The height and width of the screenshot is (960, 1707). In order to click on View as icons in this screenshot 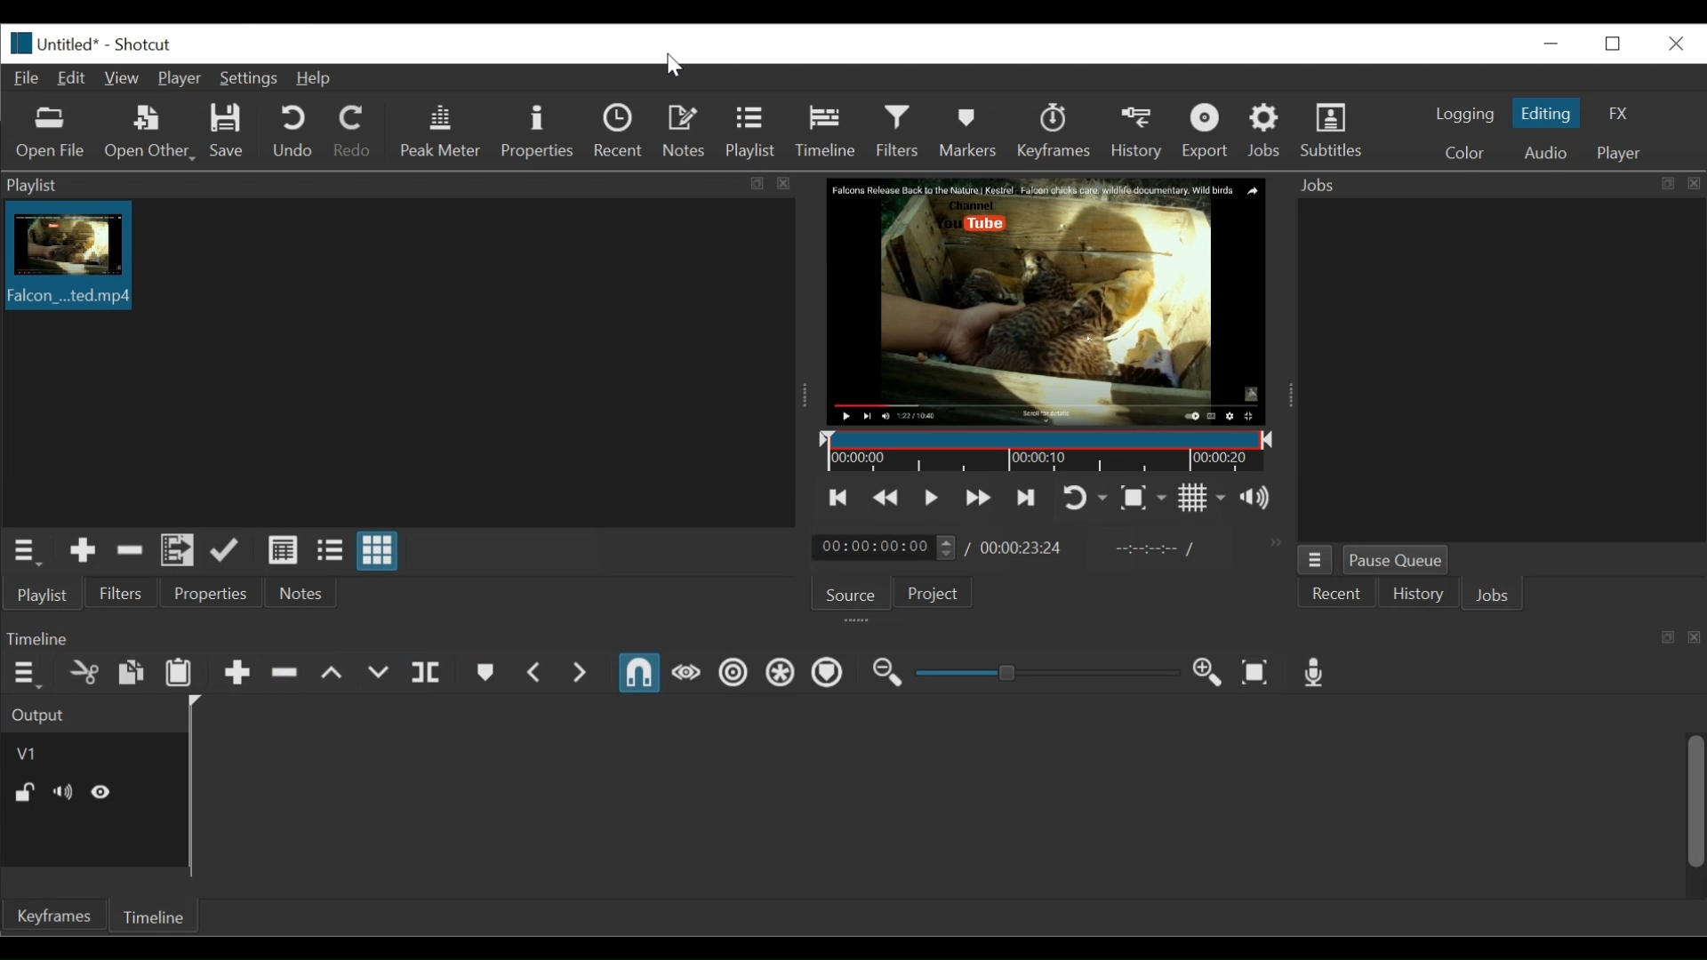, I will do `click(377, 550)`.